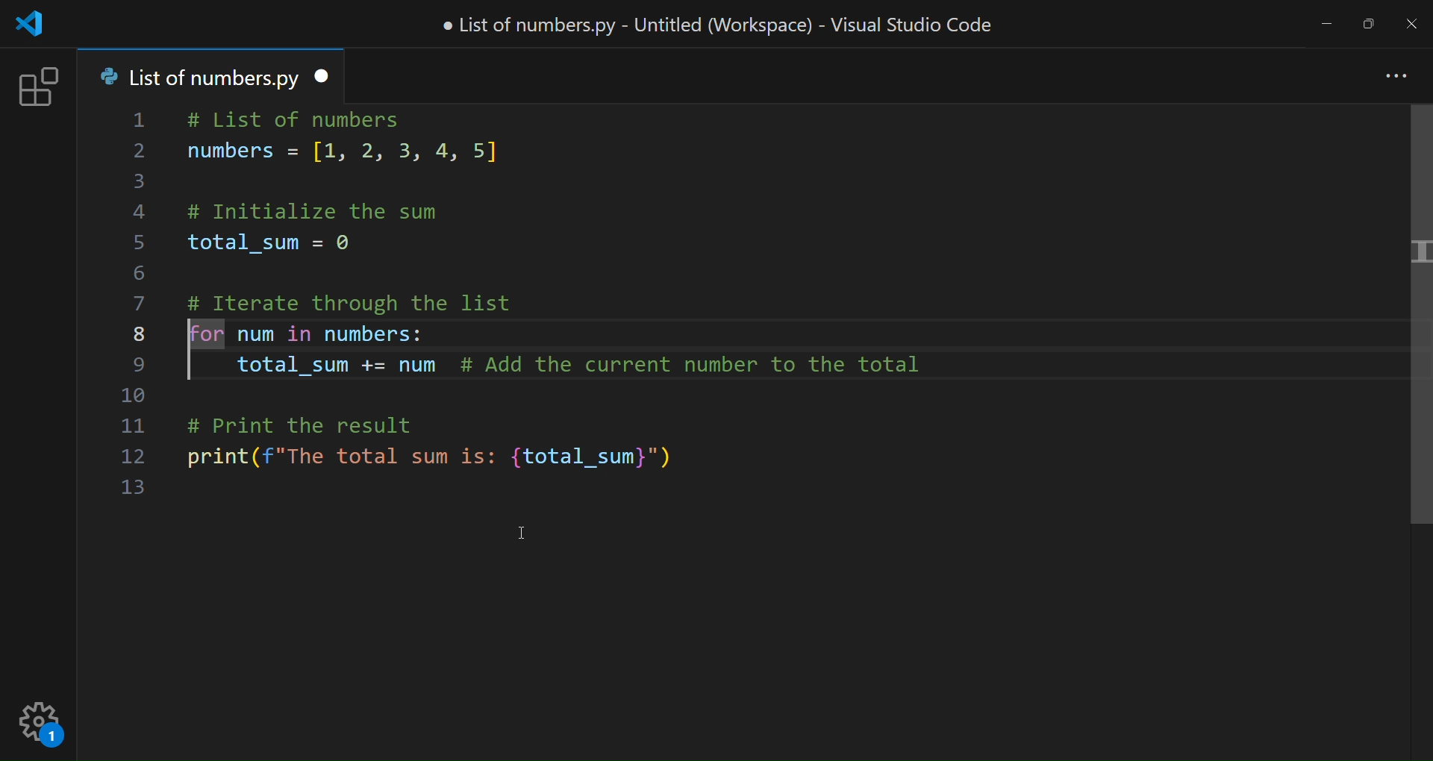 This screenshot has height=761, width=1433. What do you see at coordinates (198, 75) in the screenshot?
I see `tab name` at bounding box center [198, 75].